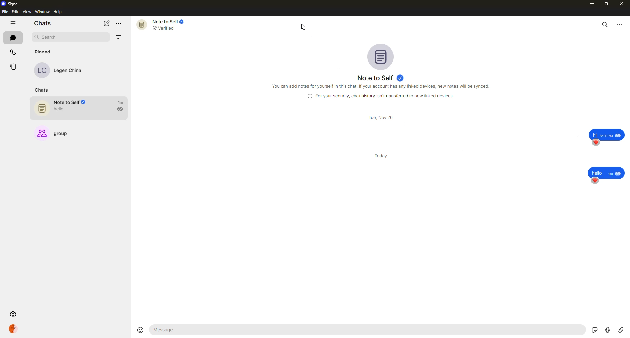 This screenshot has height=338, width=630. Describe the element at coordinates (620, 24) in the screenshot. I see `more` at that location.